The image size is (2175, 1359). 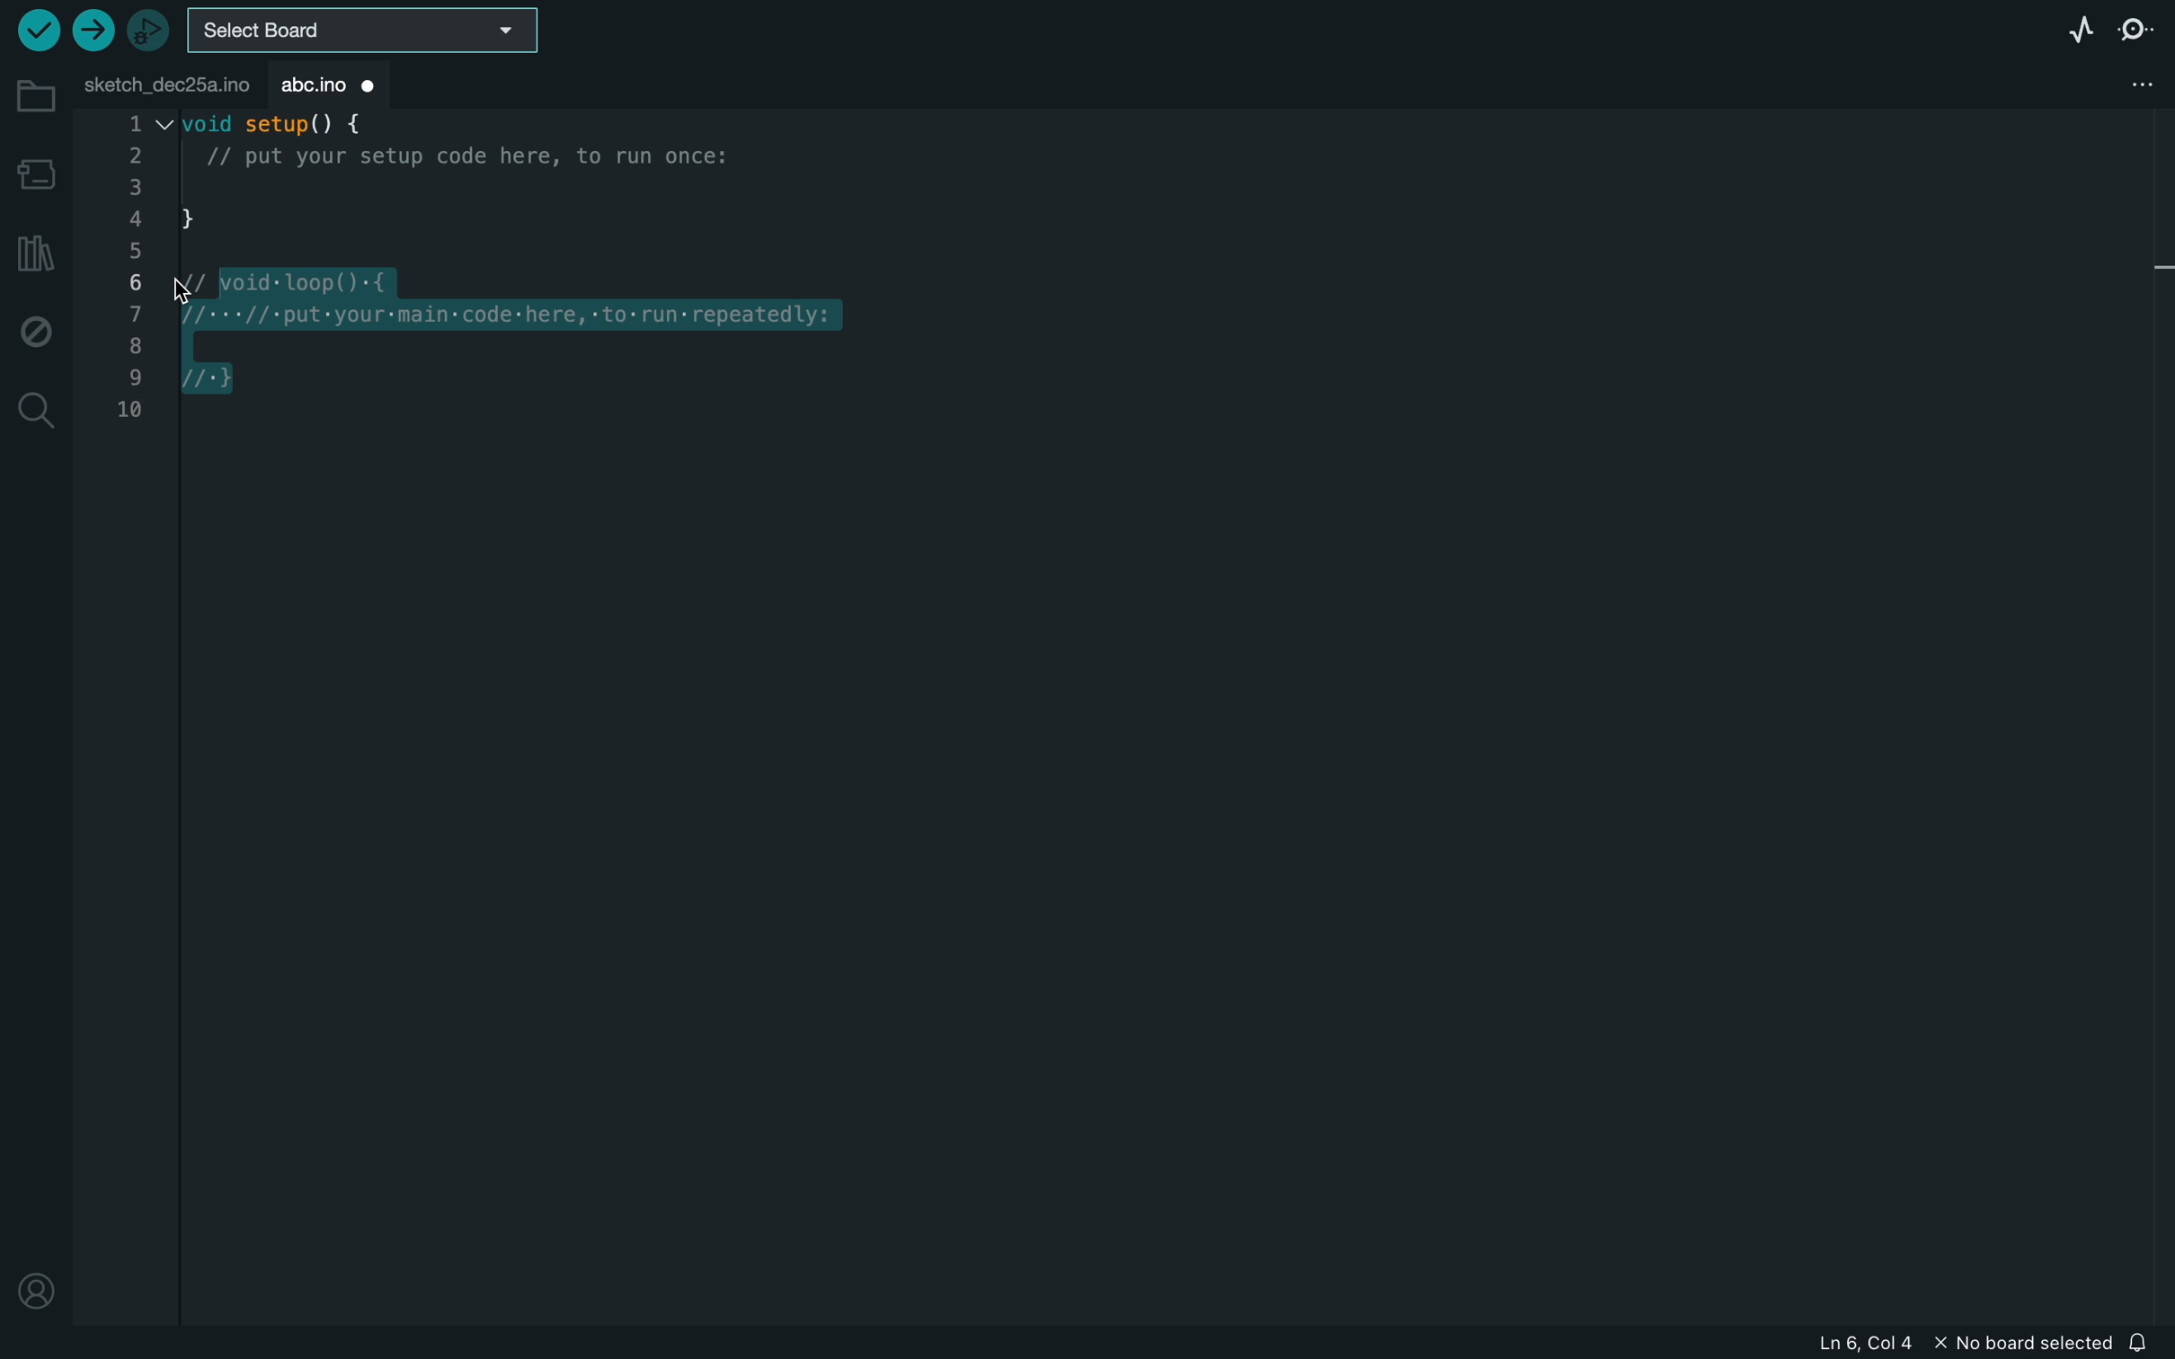 What do you see at coordinates (302, 81) in the screenshot?
I see `abc ` at bounding box center [302, 81].